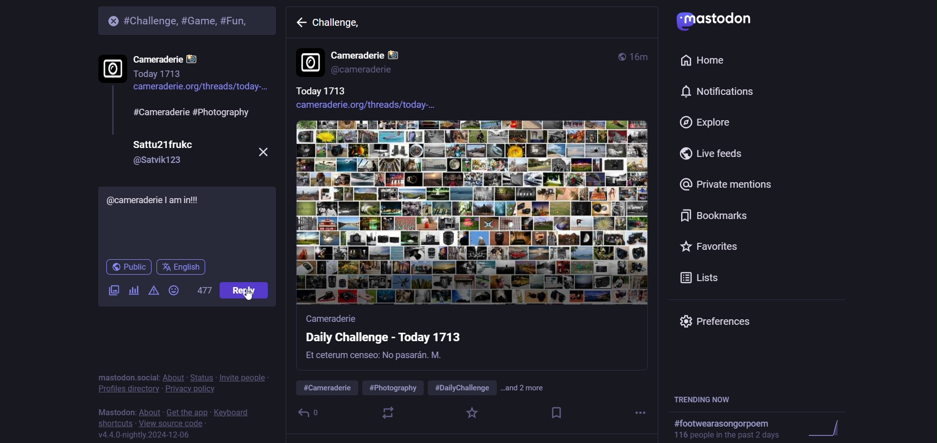 The width and height of the screenshot is (937, 443). What do you see at coordinates (341, 26) in the screenshot?
I see `challenge` at bounding box center [341, 26].